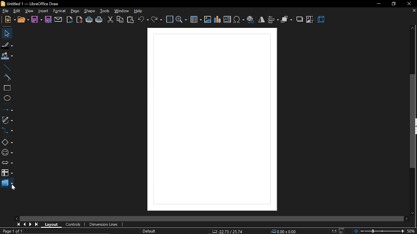  What do you see at coordinates (131, 20) in the screenshot?
I see `paste` at bounding box center [131, 20].